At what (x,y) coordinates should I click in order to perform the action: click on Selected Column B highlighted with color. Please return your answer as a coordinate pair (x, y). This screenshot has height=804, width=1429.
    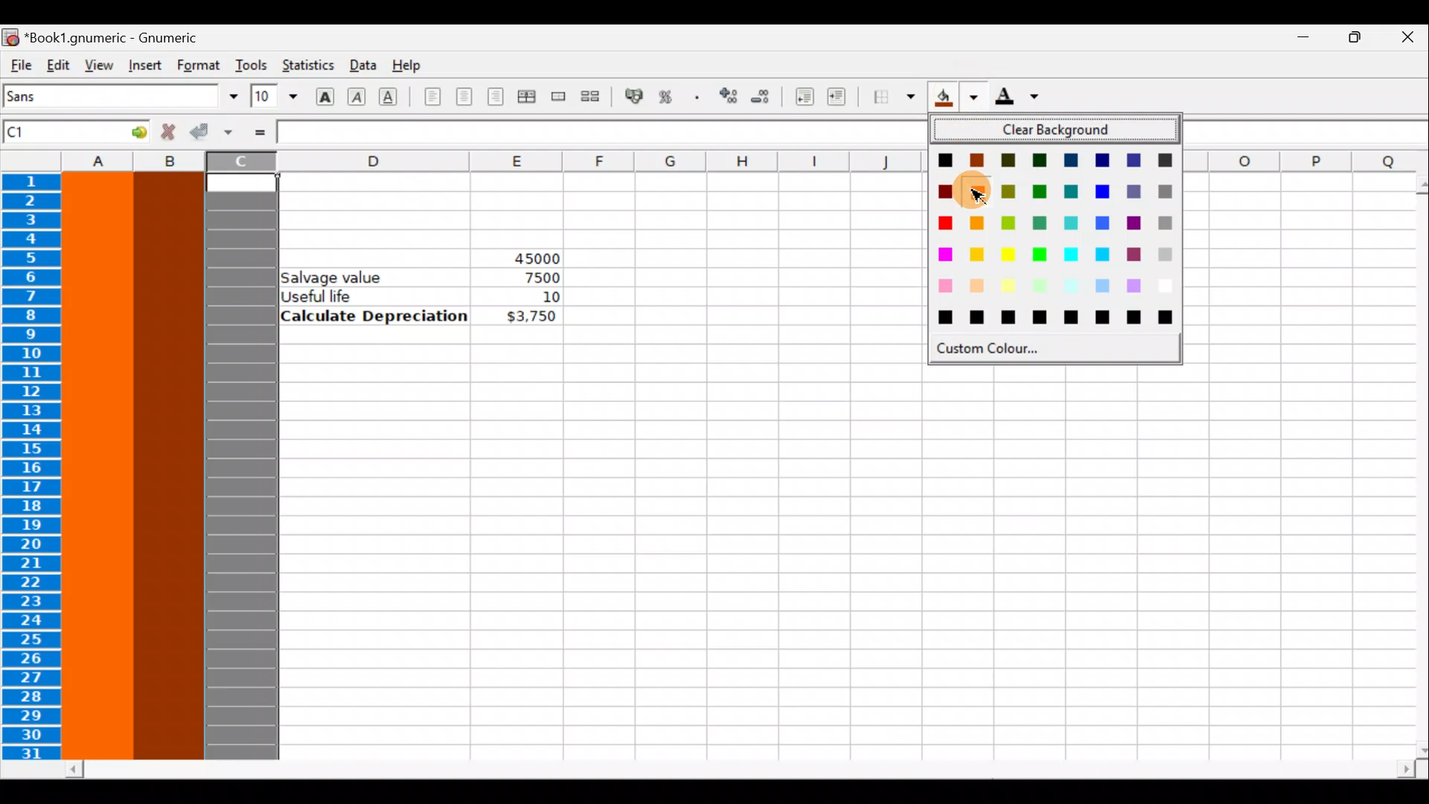
    Looking at the image, I should click on (169, 464).